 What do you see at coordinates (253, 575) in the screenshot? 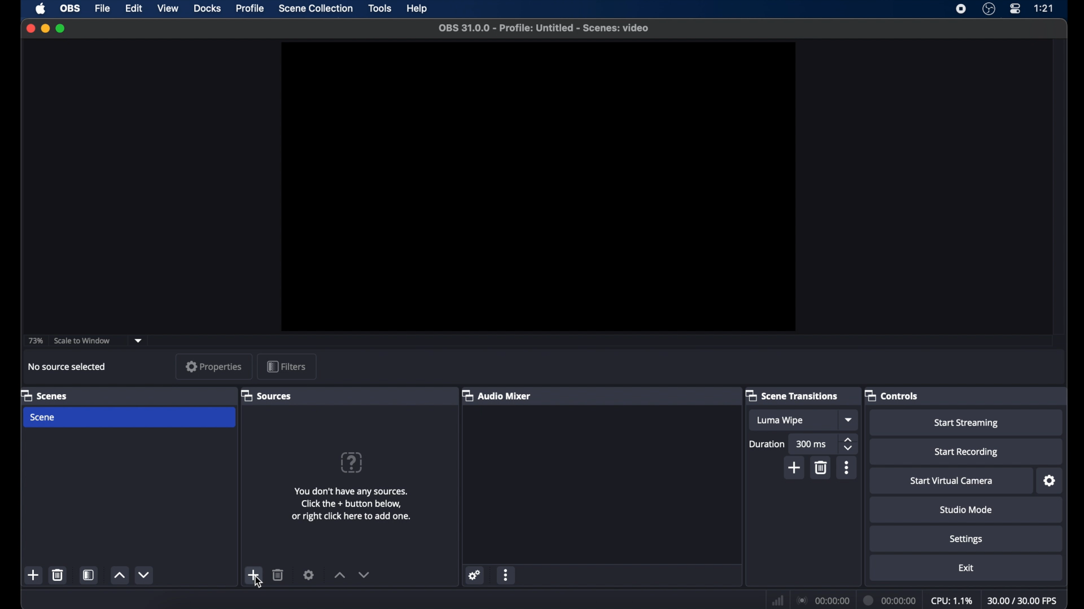
I see `add` at bounding box center [253, 575].